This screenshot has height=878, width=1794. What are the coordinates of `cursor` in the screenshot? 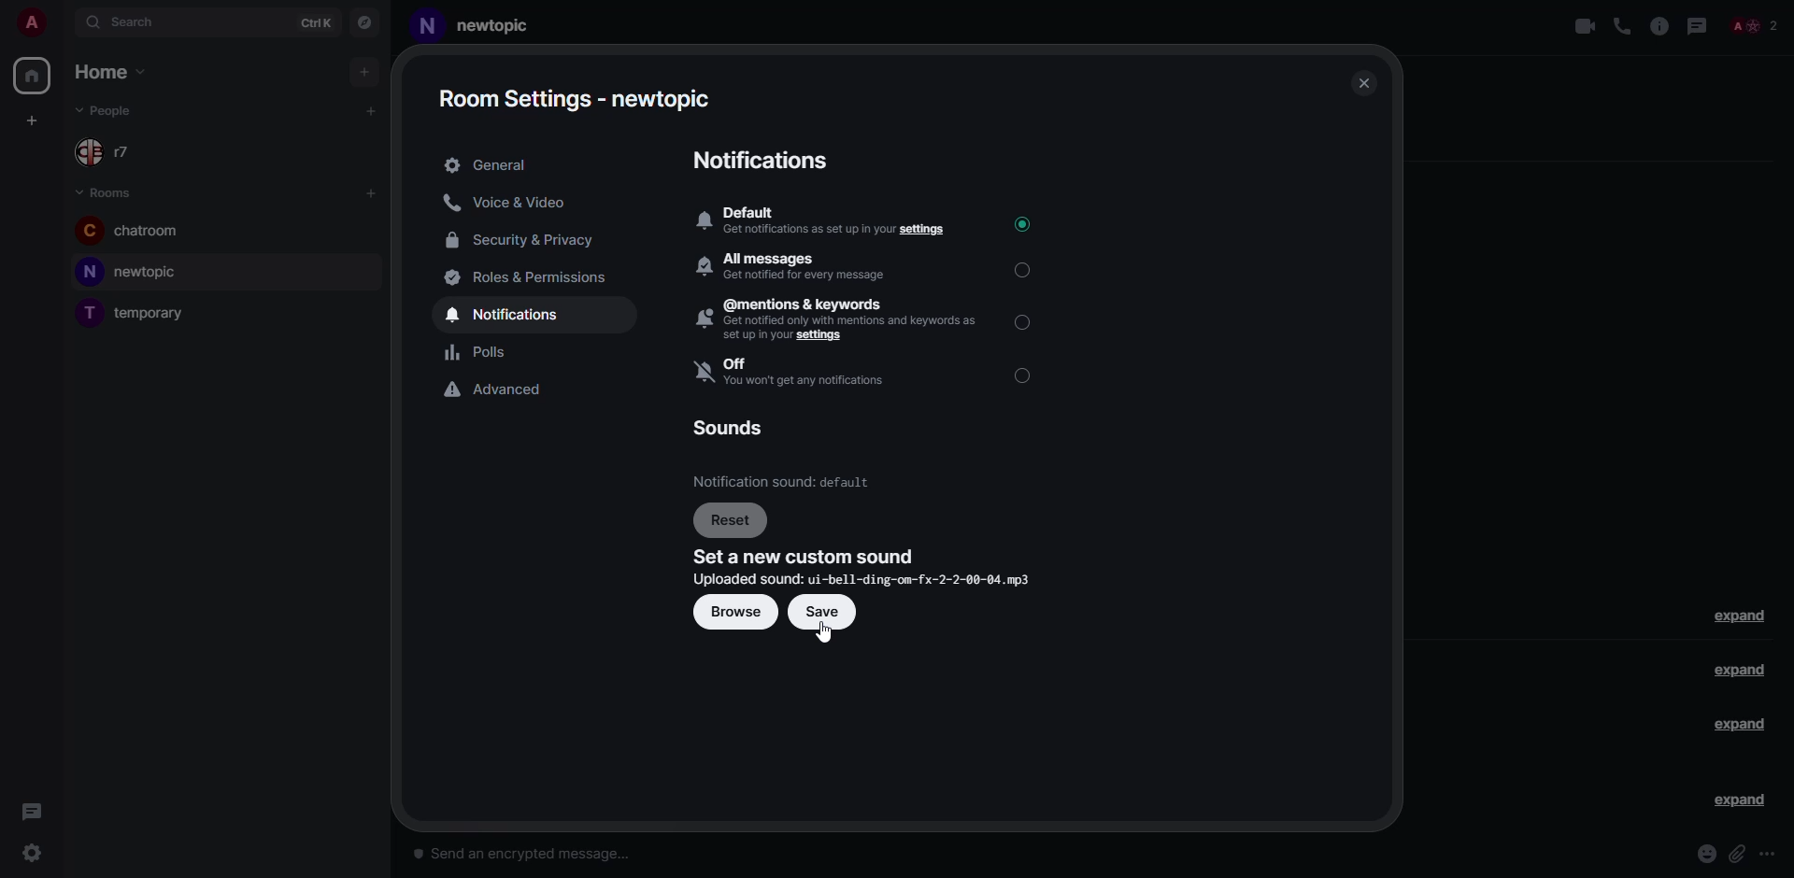 It's located at (827, 635).